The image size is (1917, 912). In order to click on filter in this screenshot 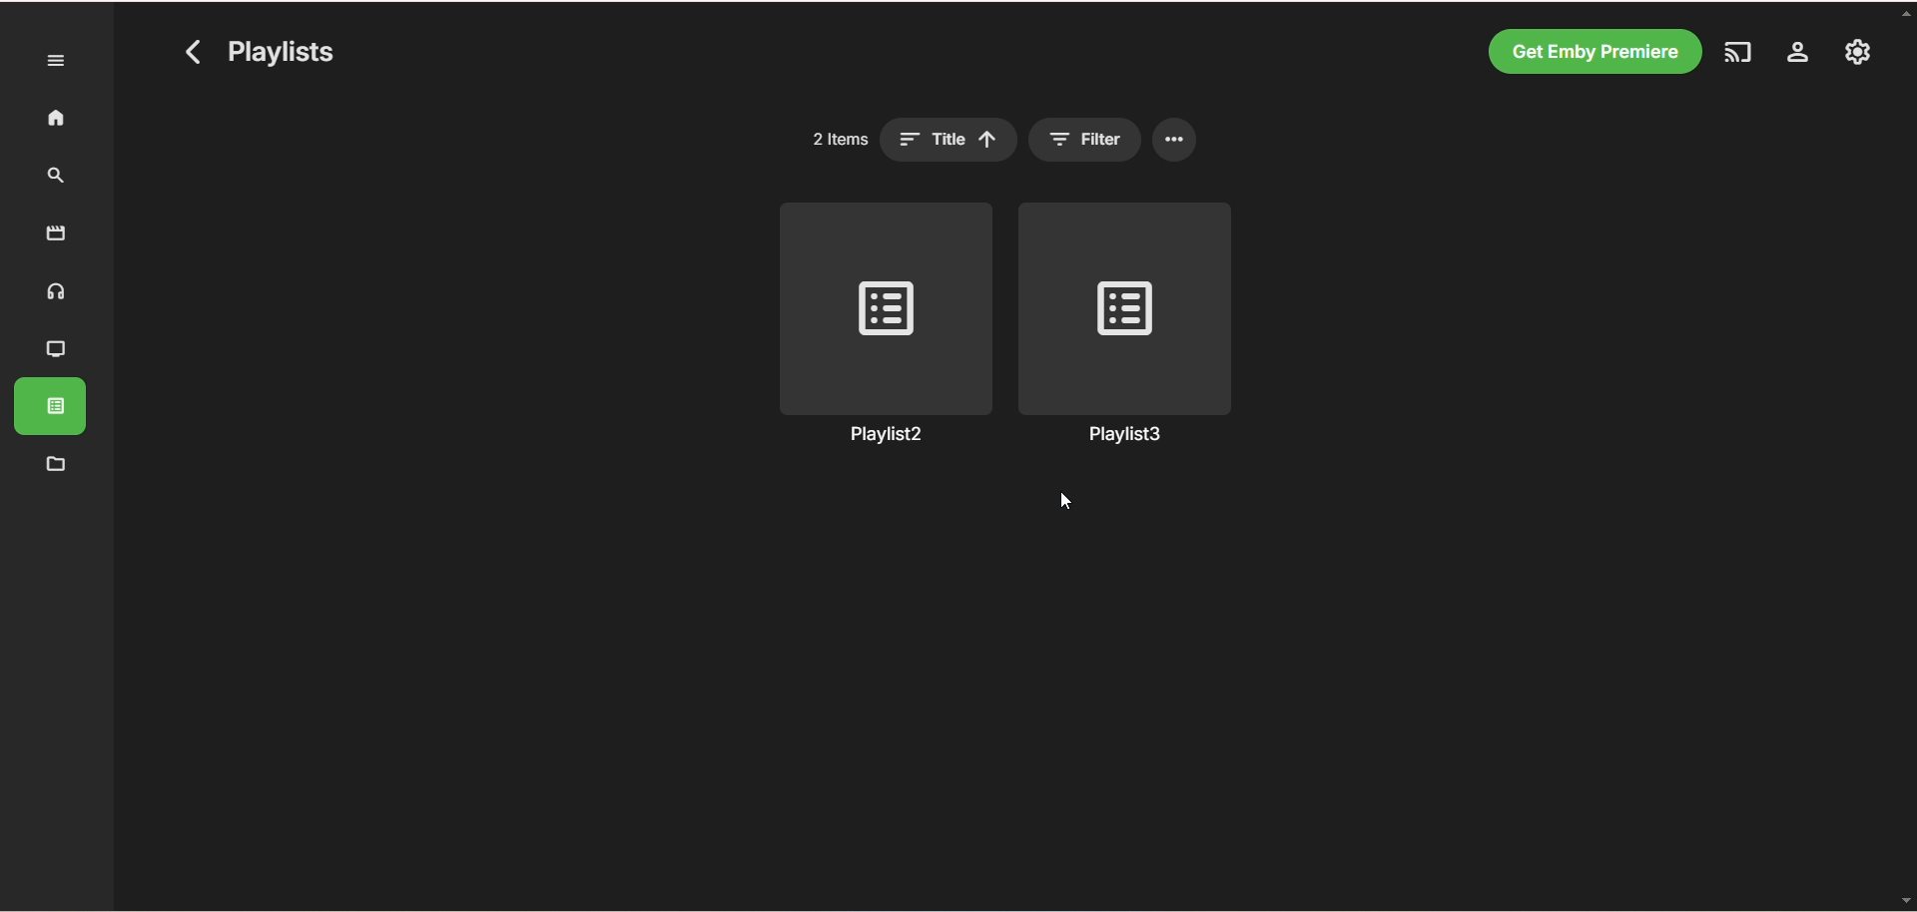, I will do `click(1083, 140)`.